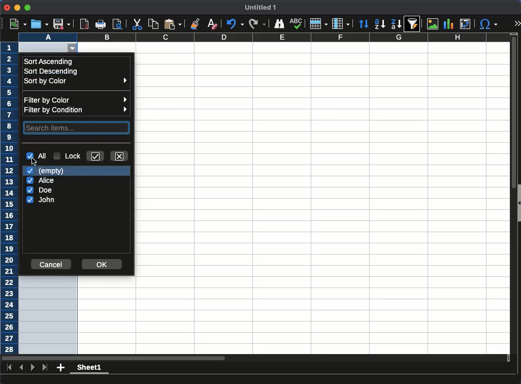 The height and width of the screenshot is (384, 521). I want to click on new, so click(19, 24).